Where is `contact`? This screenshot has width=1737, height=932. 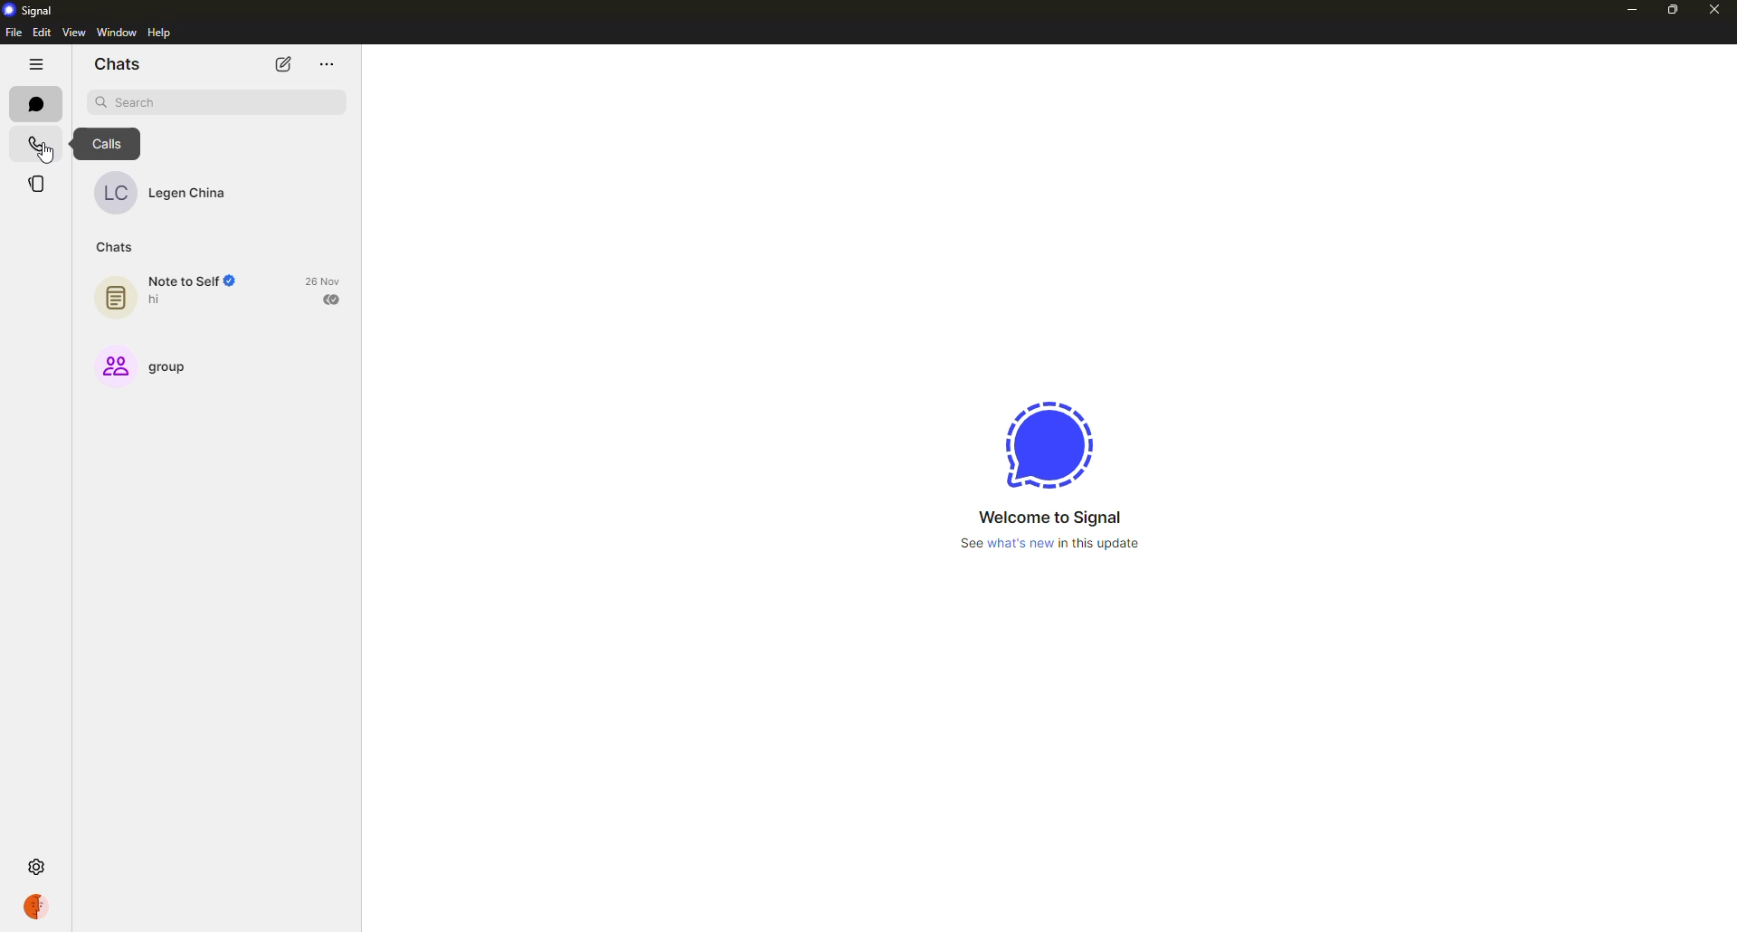
contact is located at coordinates (167, 193).